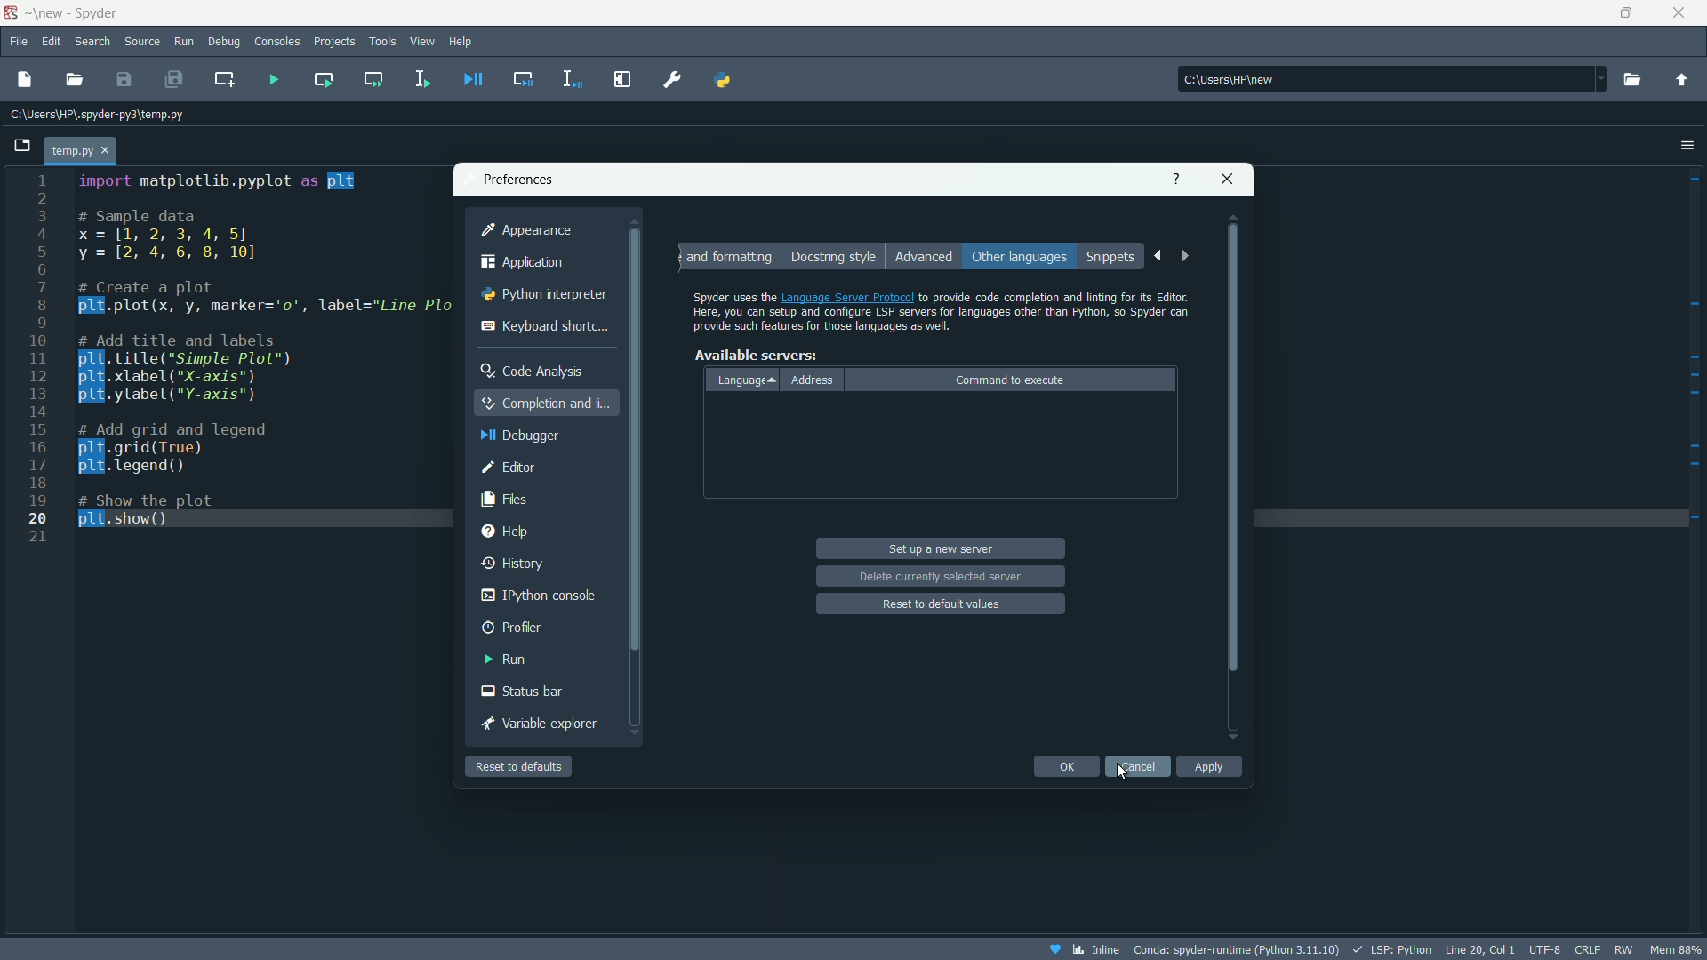 The height and width of the screenshot is (960, 1707). What do you see at coordinates (1018, 258) in the screenshot?
I see `other languages` at bounding box center [1018, 258].